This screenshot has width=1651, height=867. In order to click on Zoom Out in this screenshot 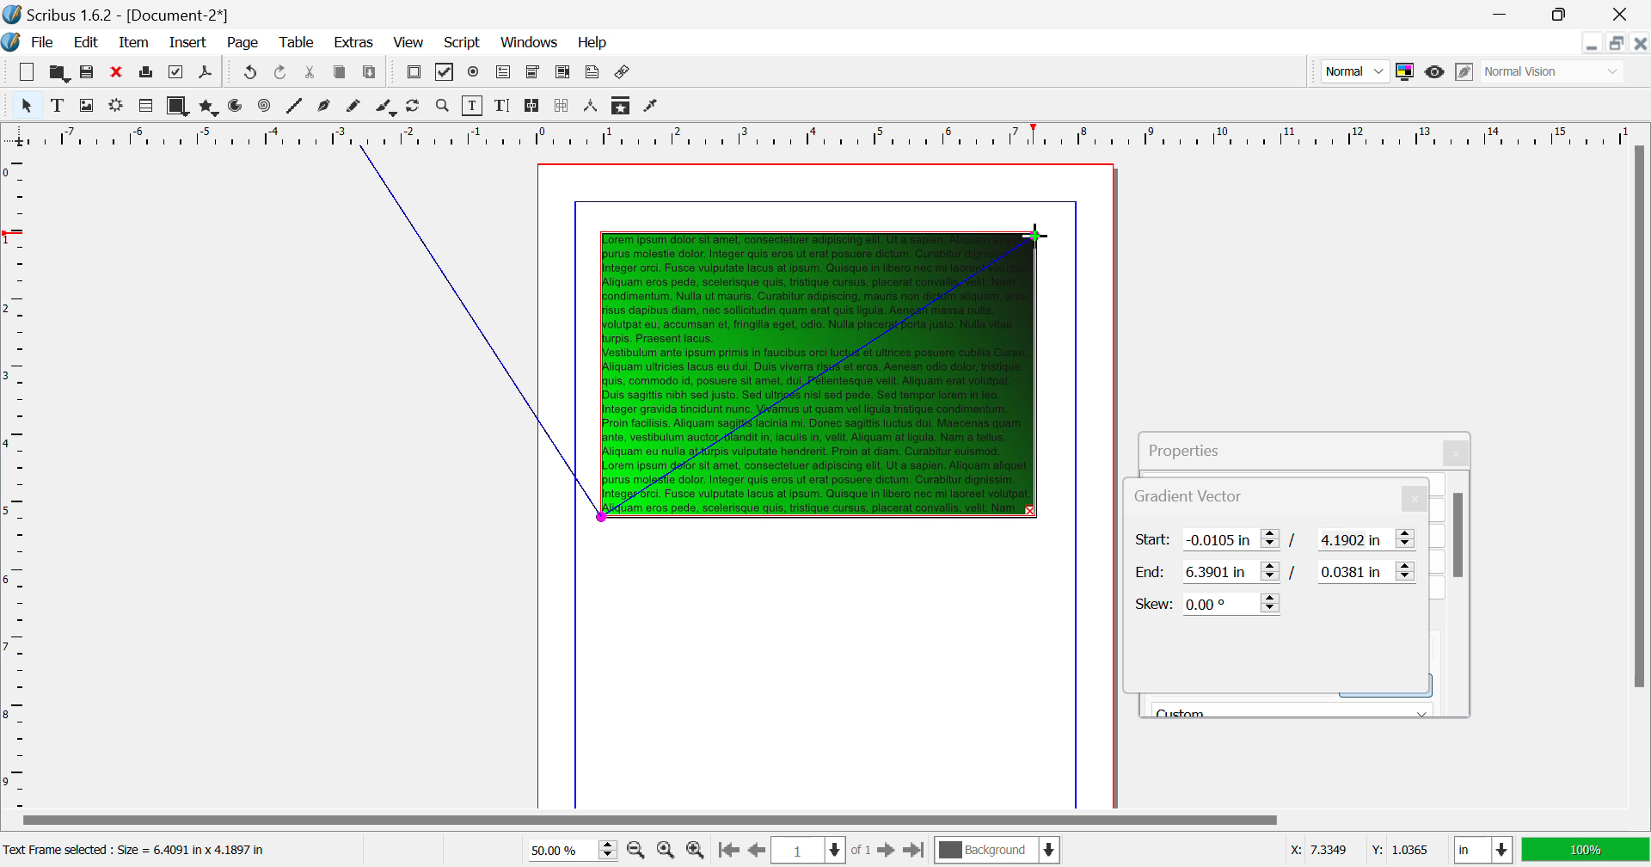, I will do `click(638, 849)`.